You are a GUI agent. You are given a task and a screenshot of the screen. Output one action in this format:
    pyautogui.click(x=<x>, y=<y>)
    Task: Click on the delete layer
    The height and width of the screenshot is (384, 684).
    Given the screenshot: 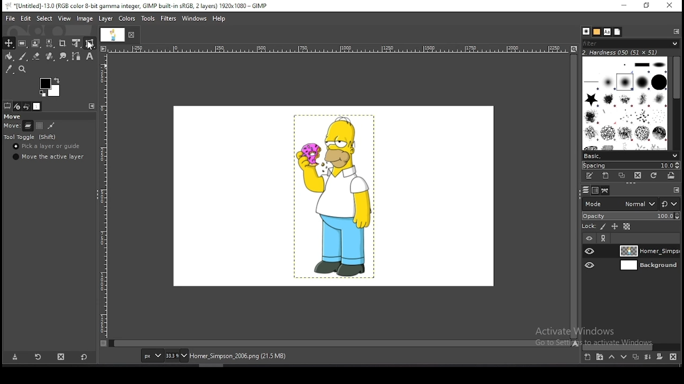 What is the action you would take?
    pyautogui.click(x=672, y=357)
    